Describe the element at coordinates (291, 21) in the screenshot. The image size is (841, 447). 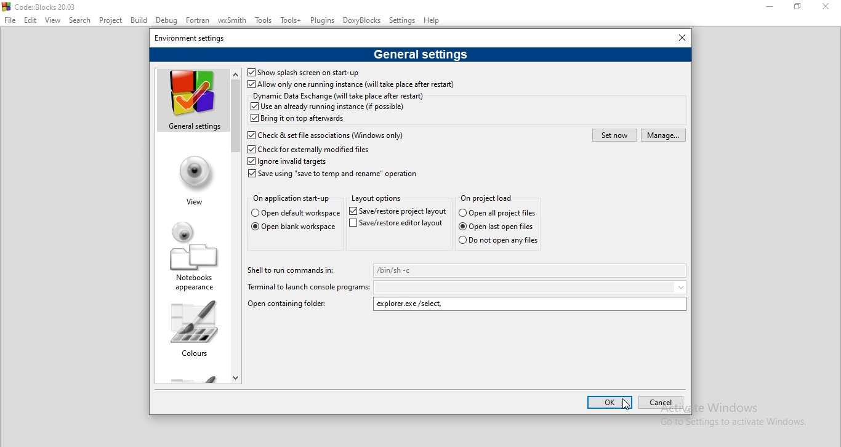
I see `Tools+` at that location.